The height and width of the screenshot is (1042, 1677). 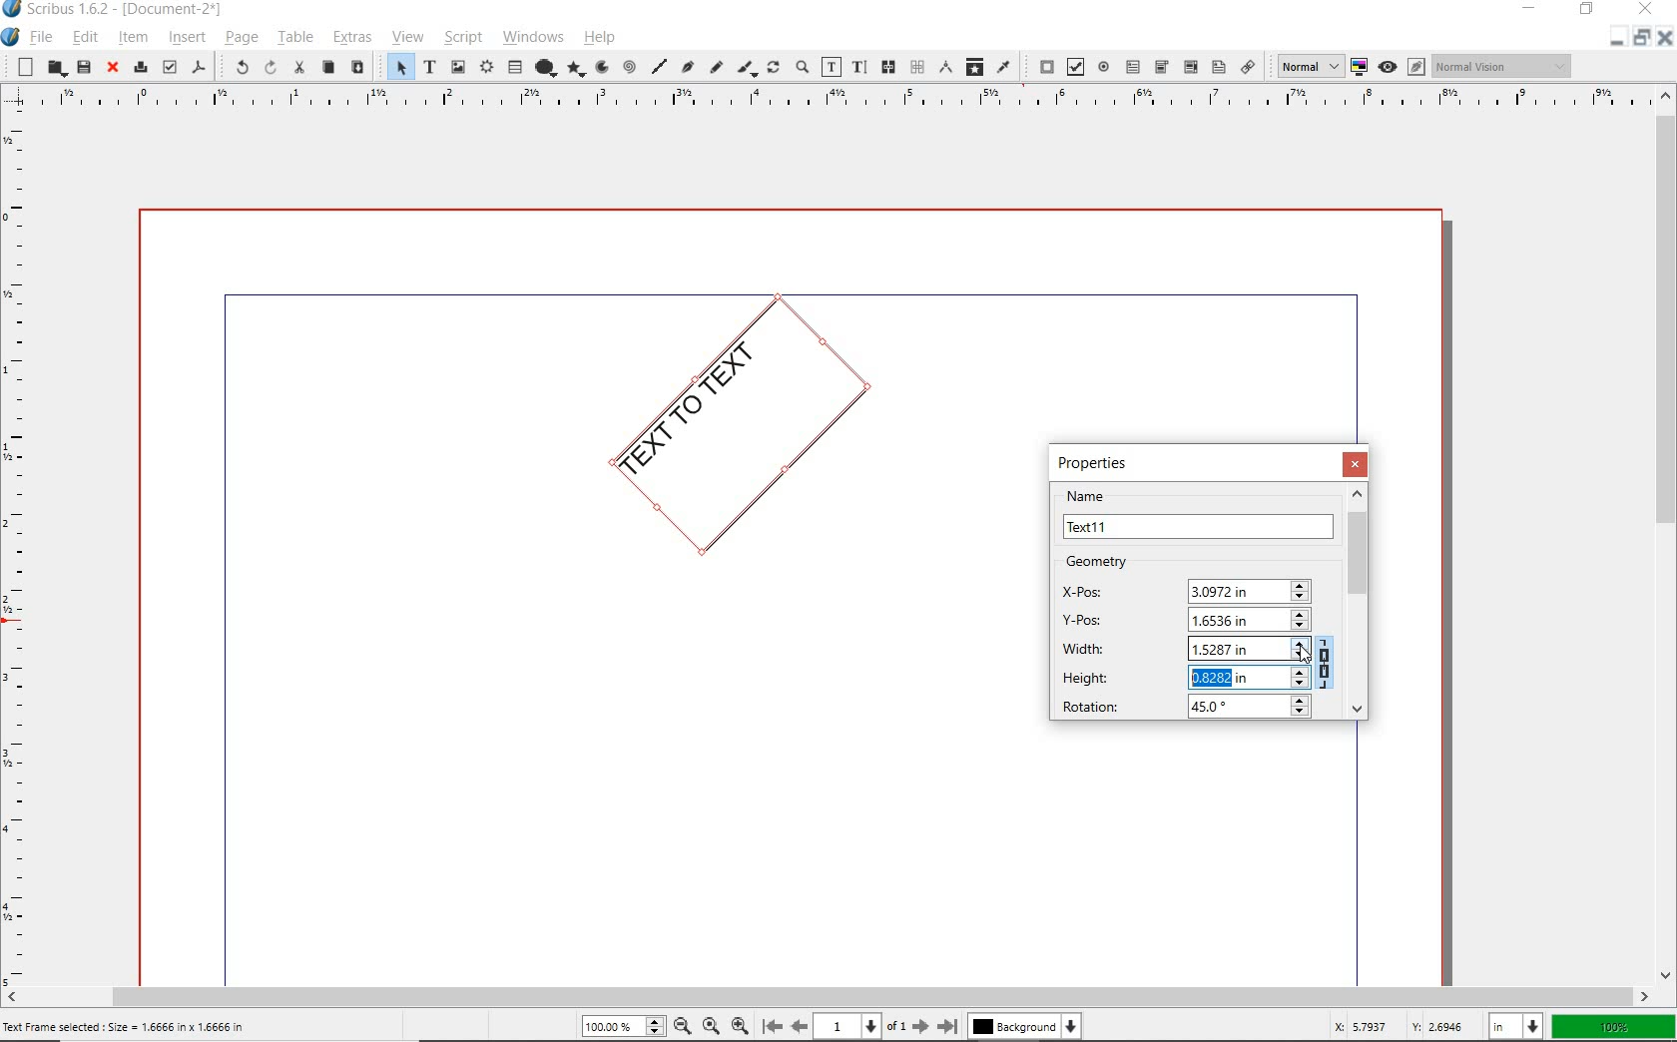 I want to click on pdf radio button, so click(x=1103, y=67).